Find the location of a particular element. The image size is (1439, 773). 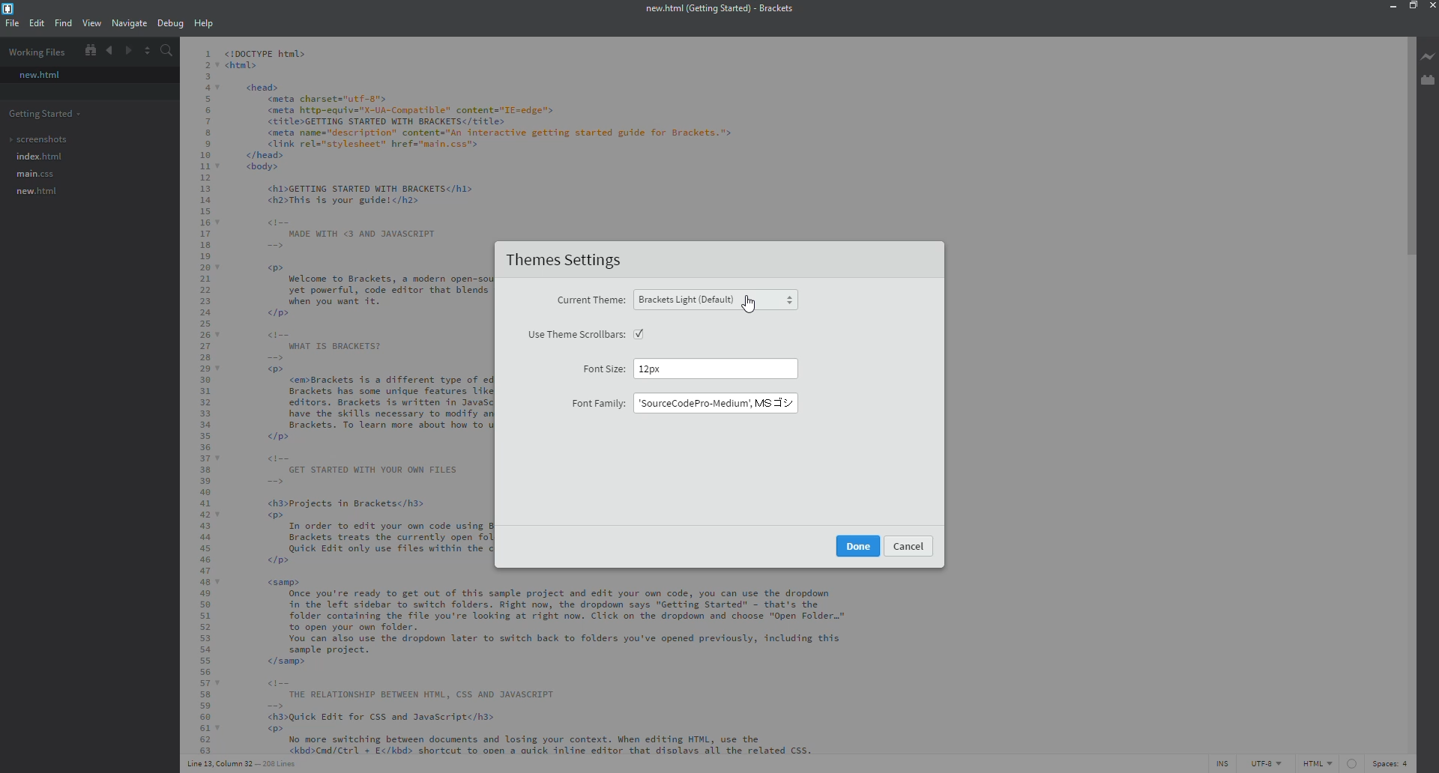

use themes scrollbar is located at coordinates (573, 335).